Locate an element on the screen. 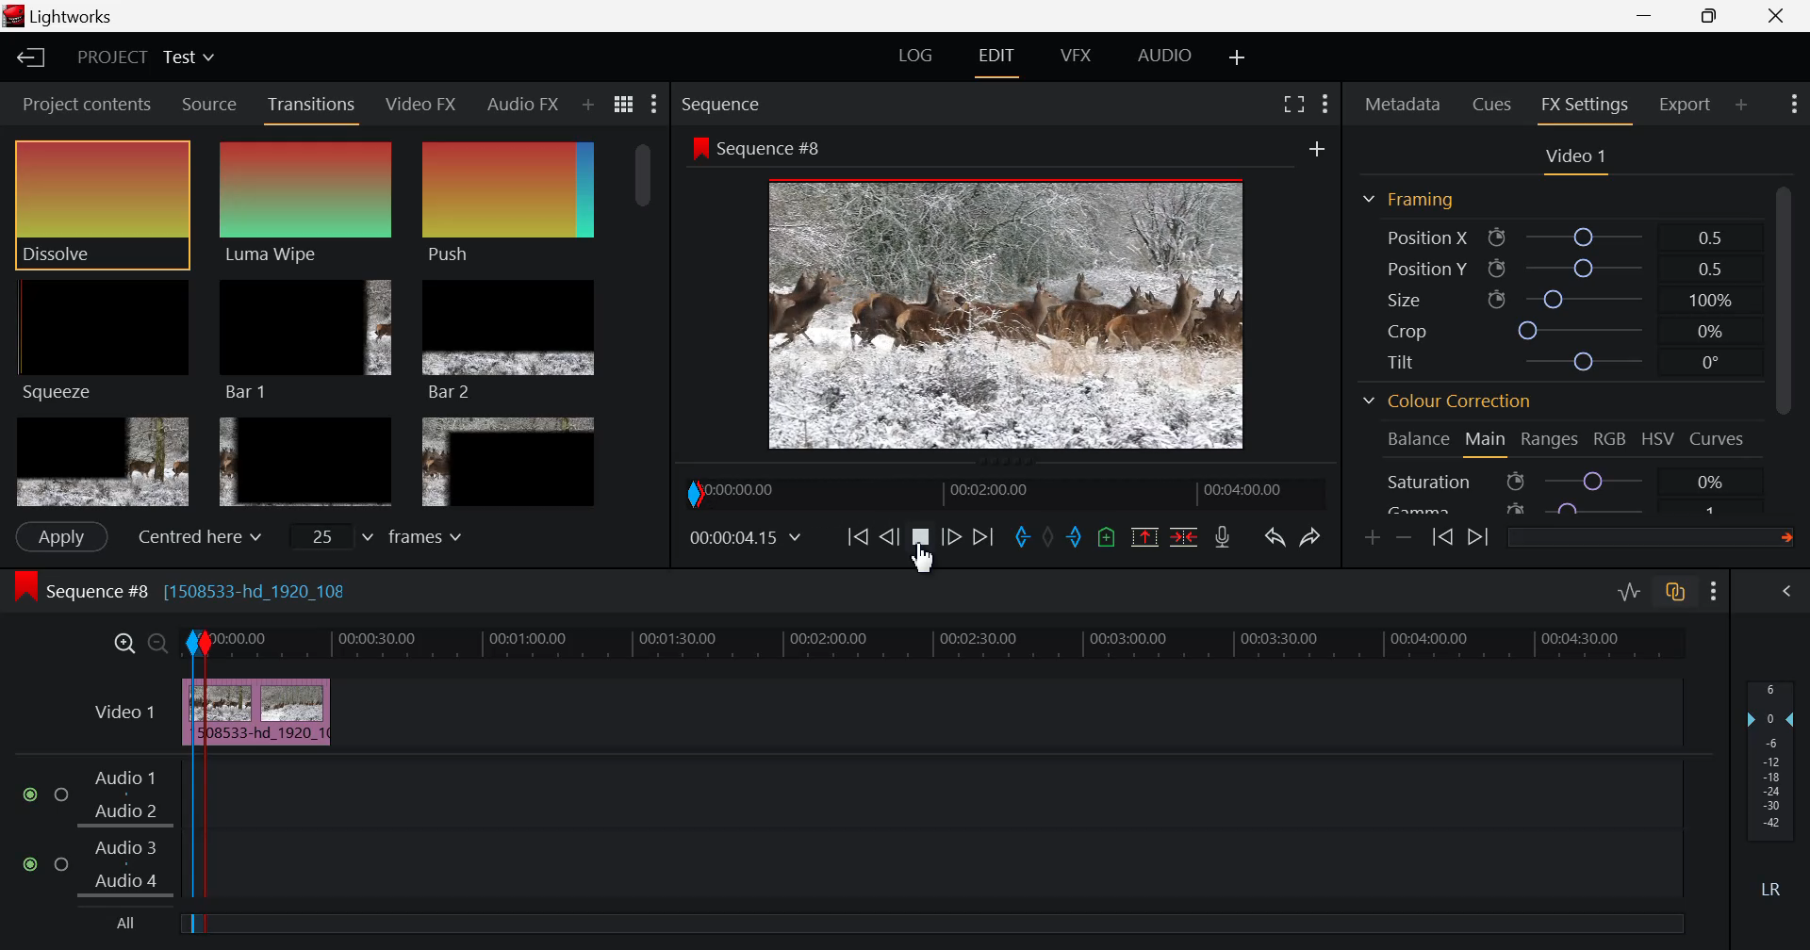 Image resolution: width=1810 pixels, height=950 pixels. Add Panel is located at coordinates (586, 106).